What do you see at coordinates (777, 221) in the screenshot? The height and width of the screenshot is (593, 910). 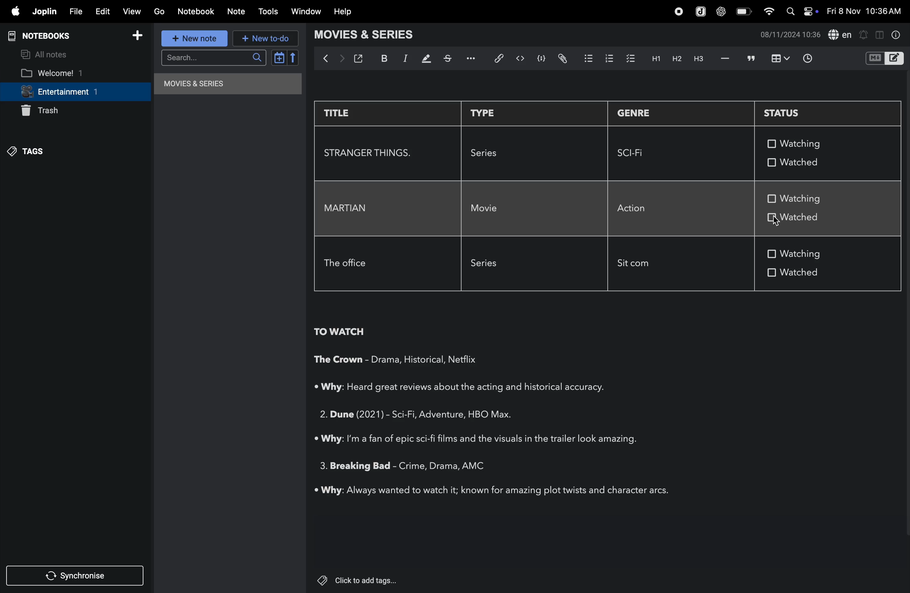 I see `Cursor` at bounding box center [777, 221].